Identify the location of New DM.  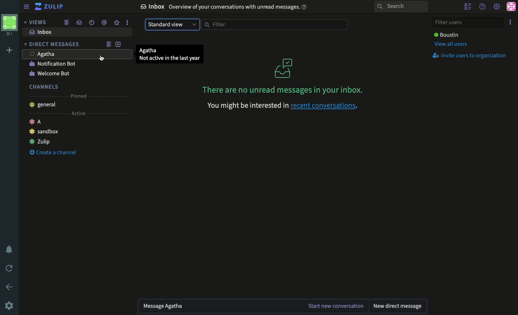
(119, 44).